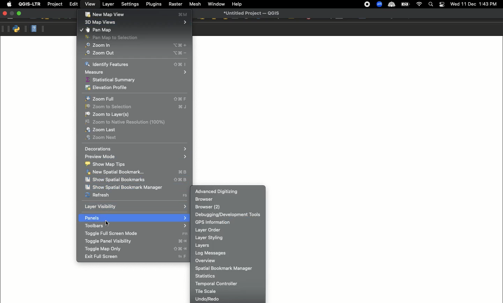  I want to click on Window, so click(216, 4).